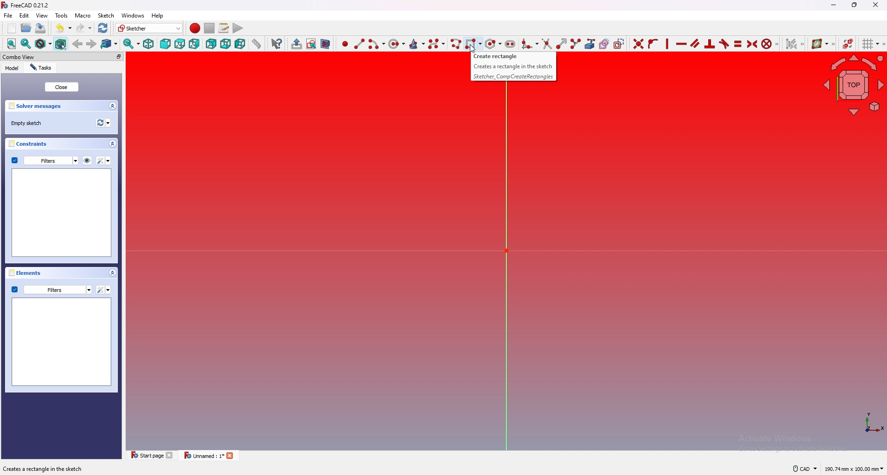 This screenshot has width=887, height=475. Describe the element at coordinates (278, 43) in the screenshot. I see `whats this` at that location.